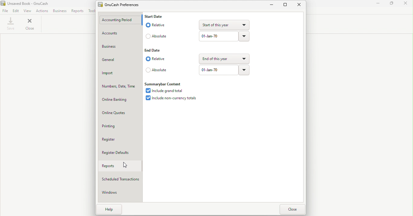 The width and height of the screenshot is (413, 216). I want to click on Tools, so click(91, 11).